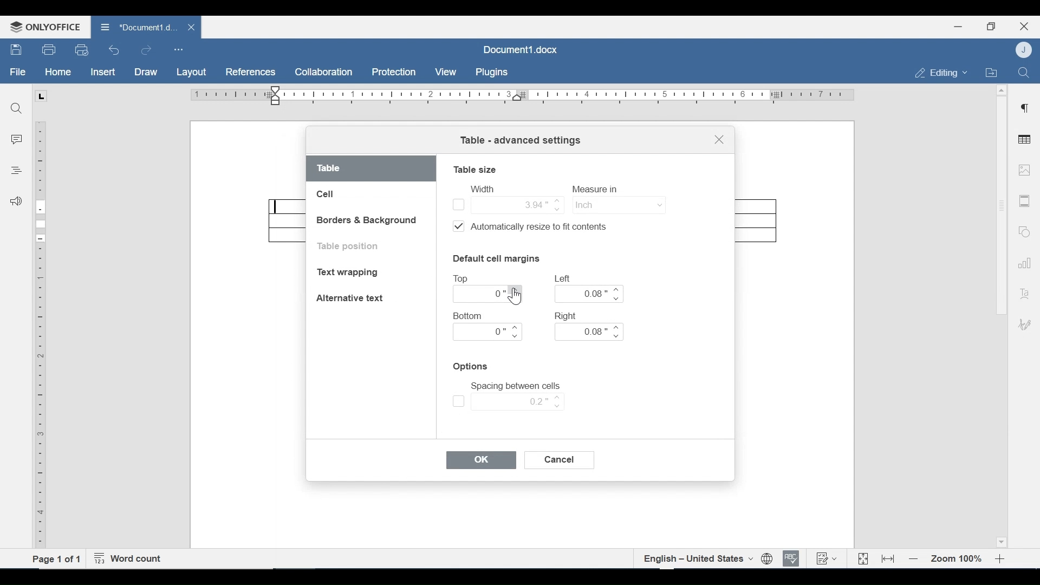 The image size is (1040, 585). What do you see at coordinates (250, 72) in the screenshot?
I see `References` at bounding box center [250, 72].